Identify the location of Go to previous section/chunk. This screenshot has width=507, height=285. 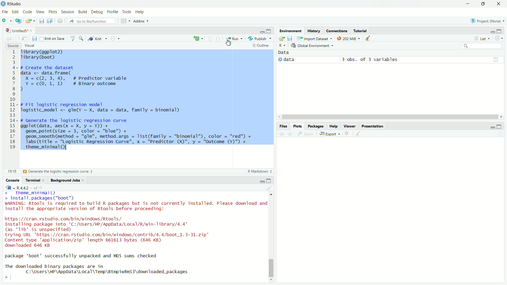
(210, 38).